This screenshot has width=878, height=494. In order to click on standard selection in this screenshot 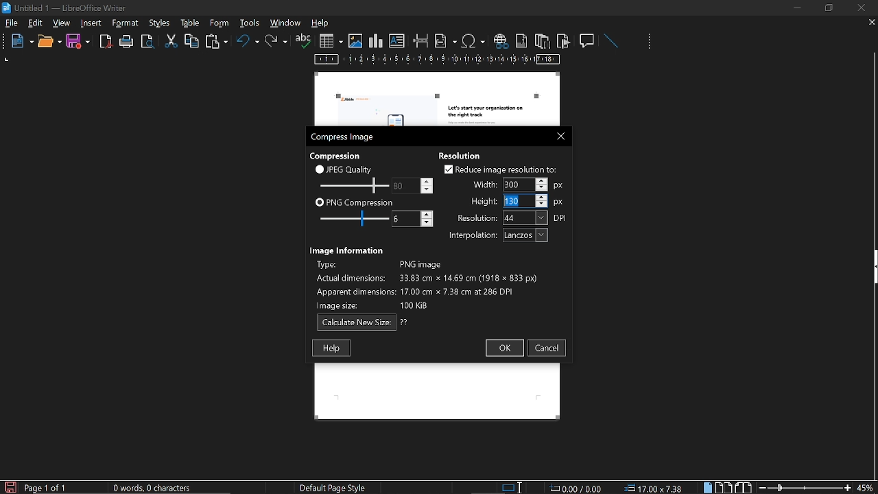, I will do `click(513, 487)`.